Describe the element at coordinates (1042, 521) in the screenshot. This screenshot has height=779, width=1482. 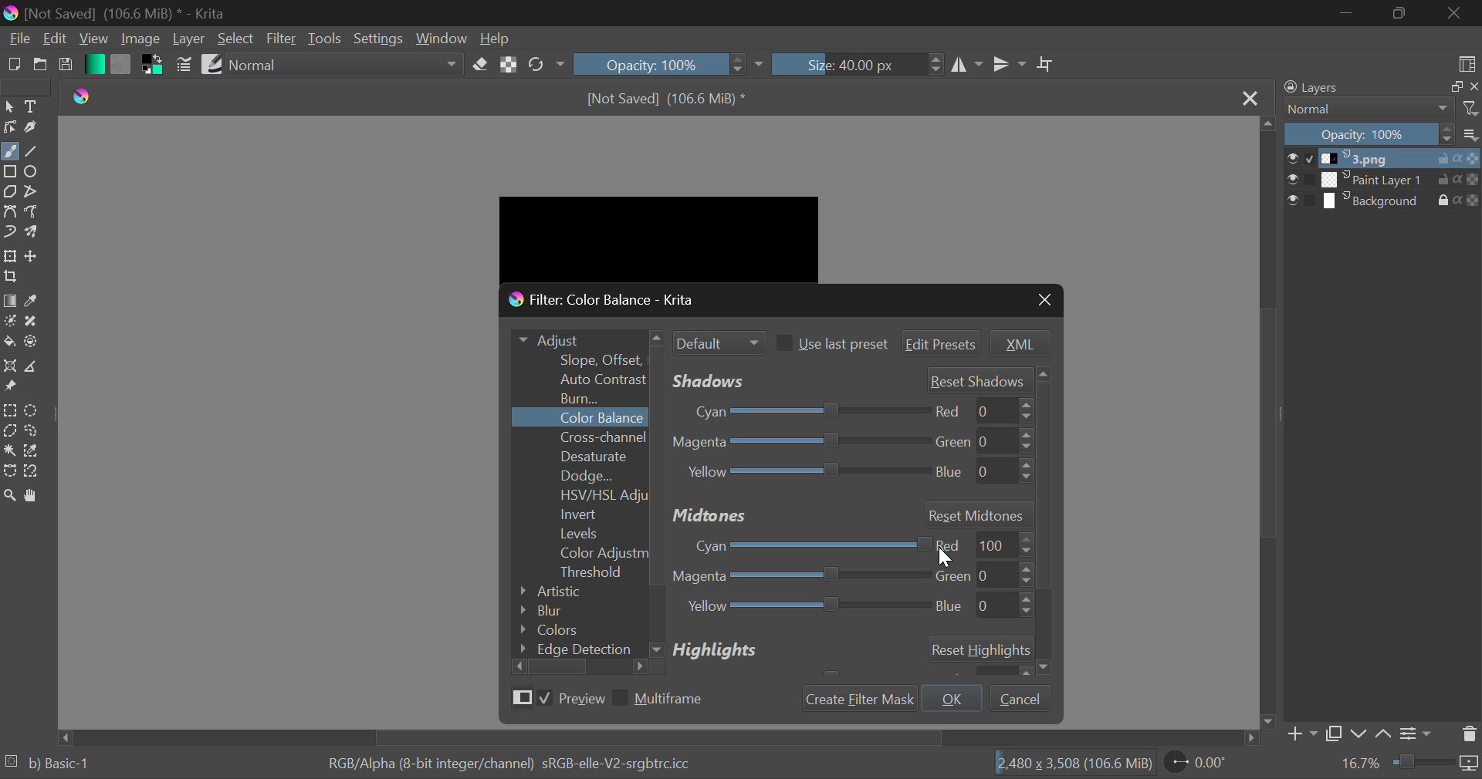
I see `` at that location.